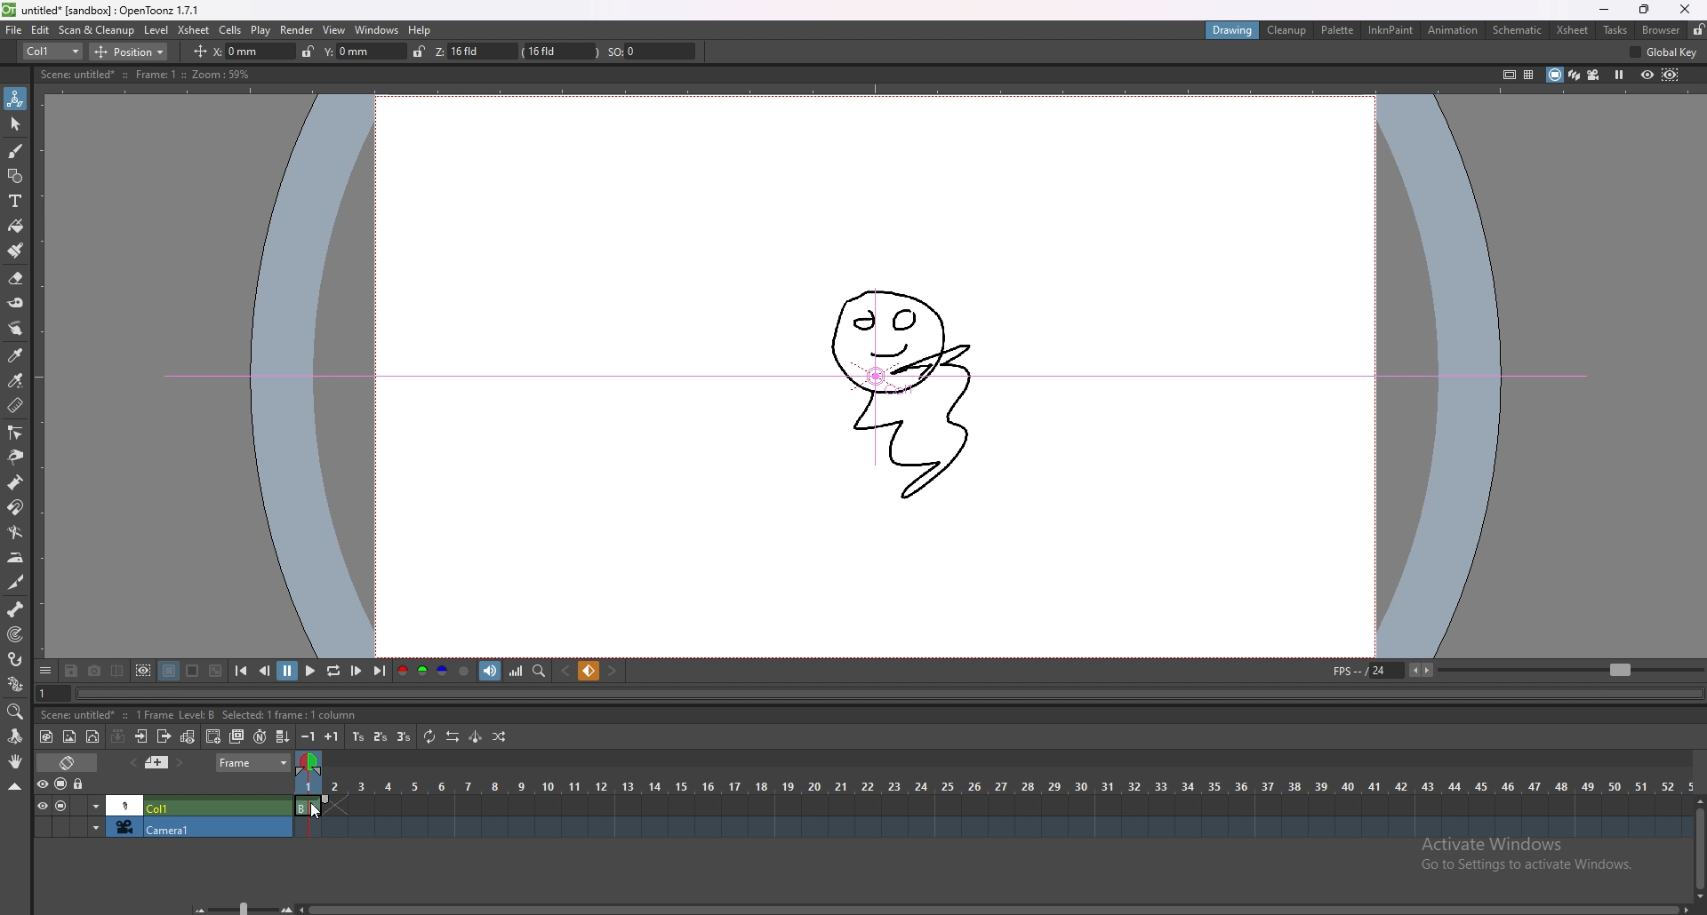  I want to click on Scrollbar, so click(997, 905).